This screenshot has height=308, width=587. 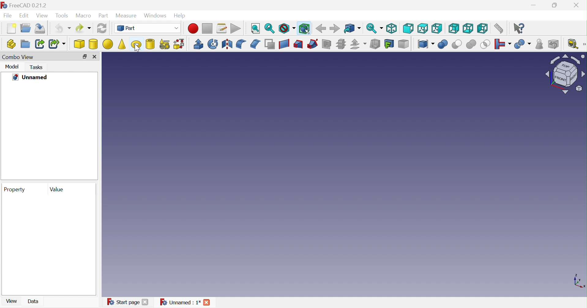 What do you see at coordinates (423, 28) in the screenshot?
I see `Top` at bounding box center [423, 28].